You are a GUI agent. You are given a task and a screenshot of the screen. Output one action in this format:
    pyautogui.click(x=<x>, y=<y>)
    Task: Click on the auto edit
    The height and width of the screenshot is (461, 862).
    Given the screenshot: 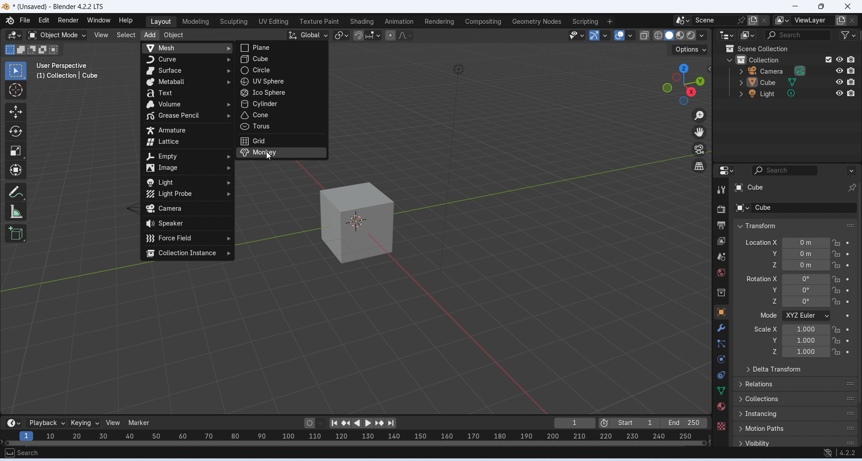 What is the action you would take?
    pyautogui.click(x=315, y=422)
    